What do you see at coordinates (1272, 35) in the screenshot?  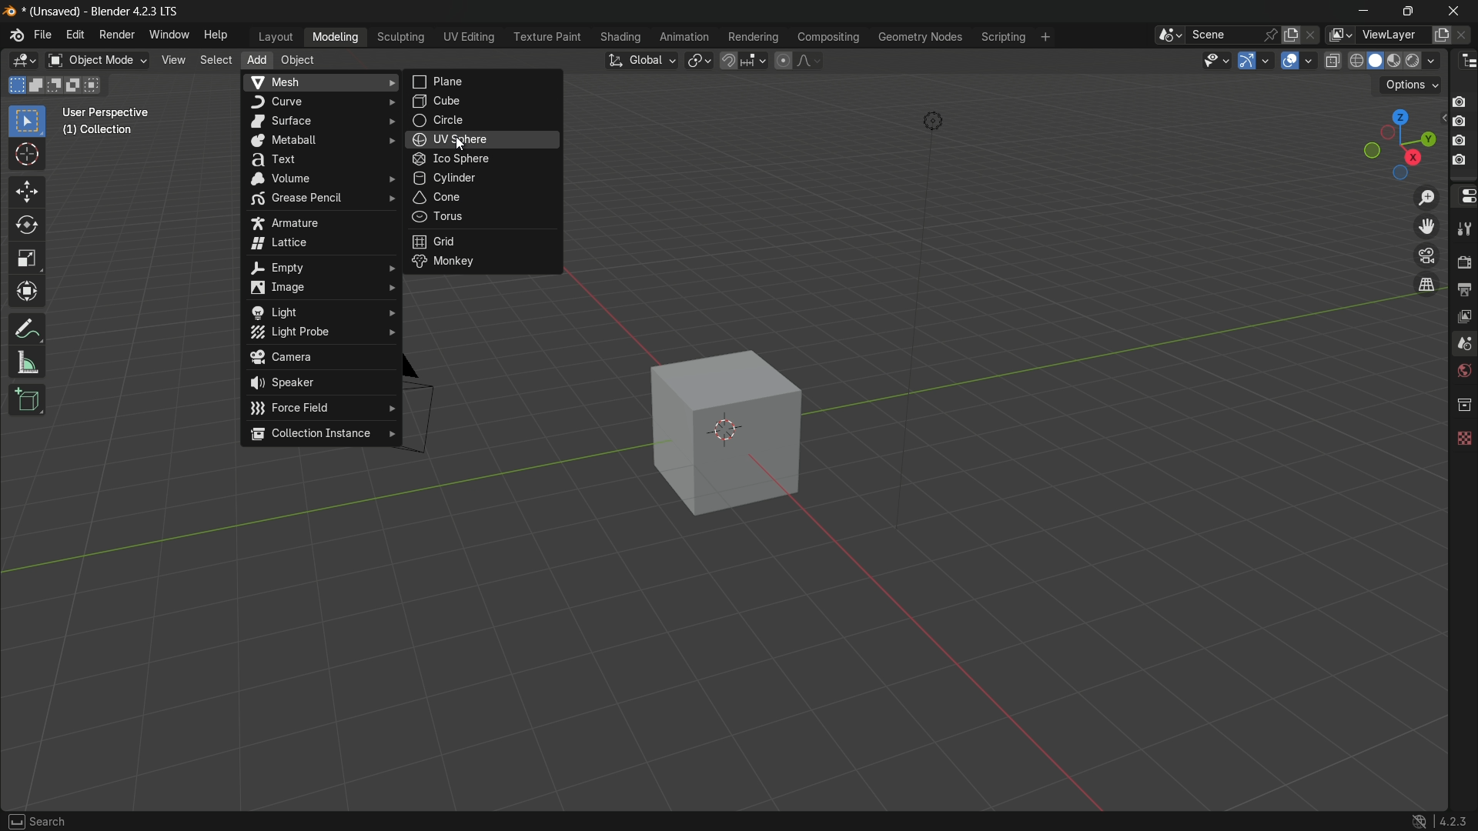 I see `pin scene to workplace` at bounding box center [1272, 35].